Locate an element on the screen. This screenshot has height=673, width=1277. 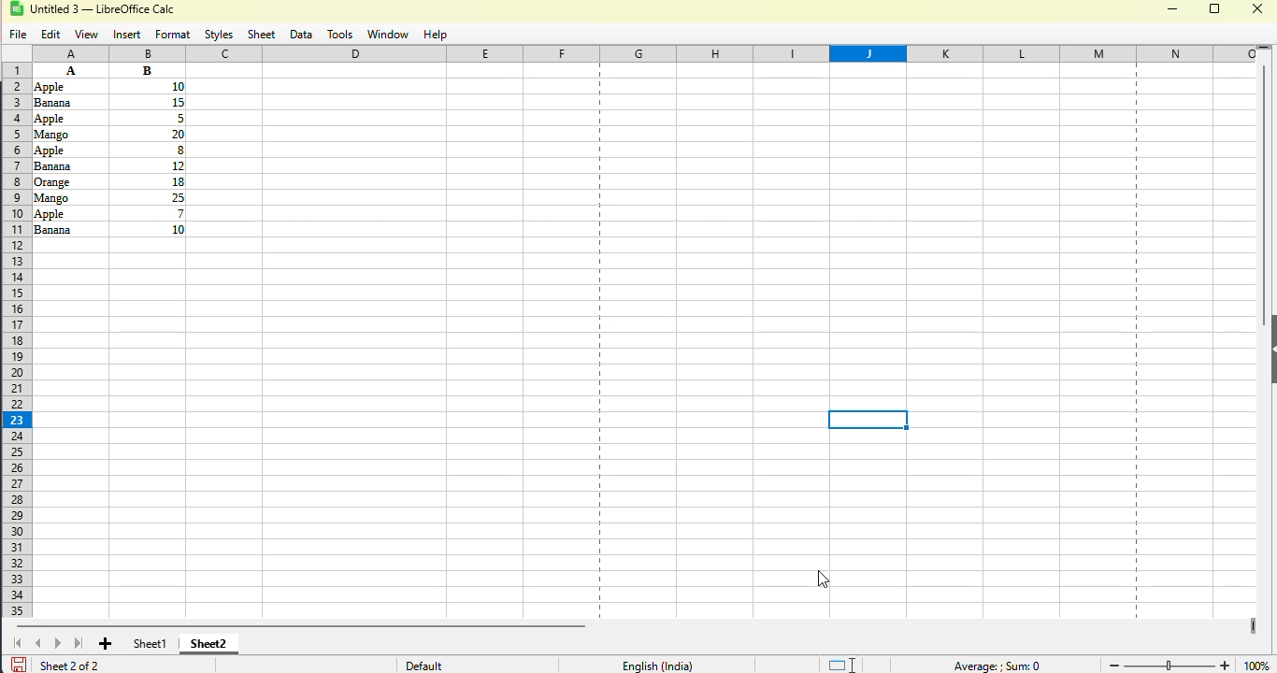
styles is located at coordinates (220, 36).